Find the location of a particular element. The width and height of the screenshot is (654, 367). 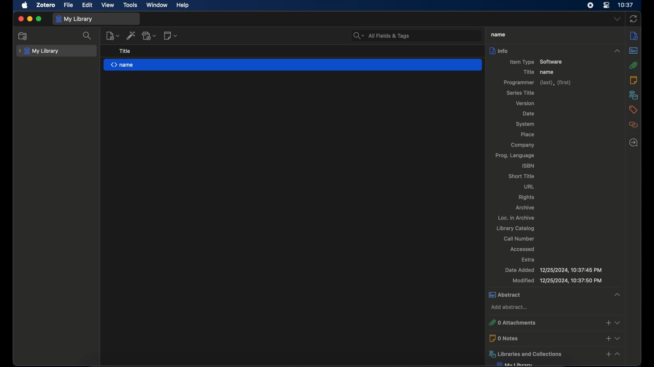

system is located at coordinates (526, 124).